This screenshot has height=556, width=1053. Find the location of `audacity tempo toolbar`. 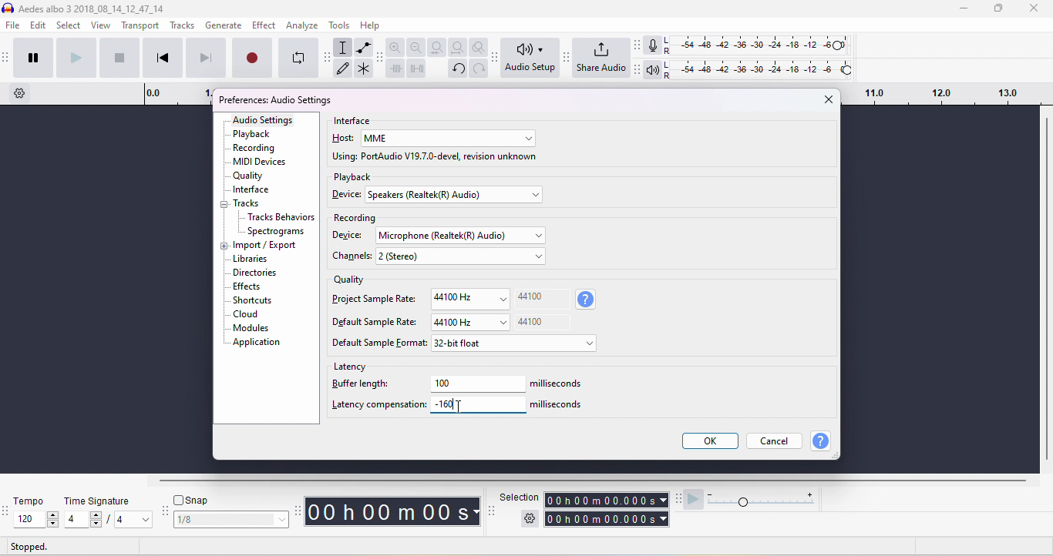

audacity tempo toolbar is located at coordinates (7, 512).